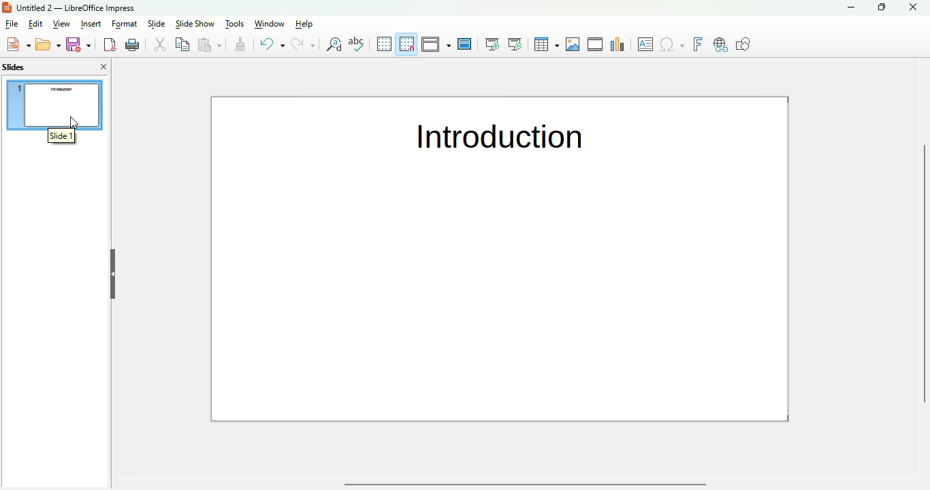  What do you see at coordinates (721, 45) in the screenshot?
I see `insert hyperlink` at bounding box center [721, 45].